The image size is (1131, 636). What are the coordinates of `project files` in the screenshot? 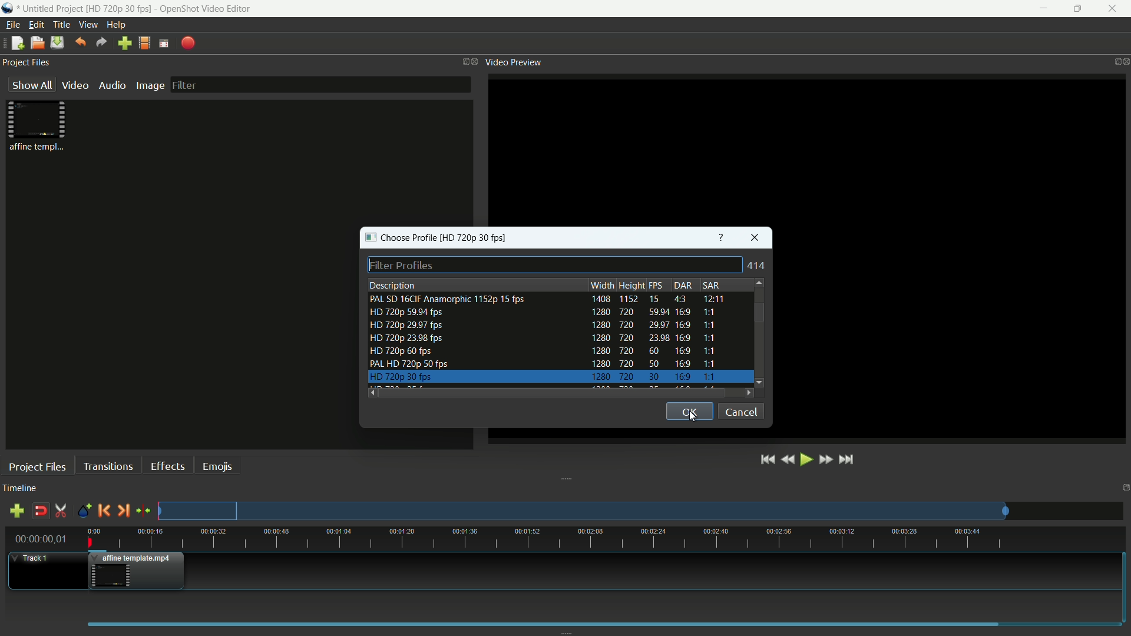 It's located at (37, 468).